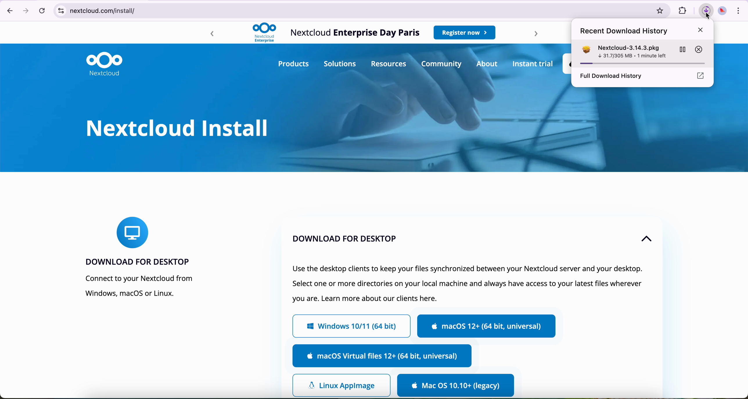  Describe the element at coordinates (360, 241) in the screenshot. I see `download for dekstop` at that location.